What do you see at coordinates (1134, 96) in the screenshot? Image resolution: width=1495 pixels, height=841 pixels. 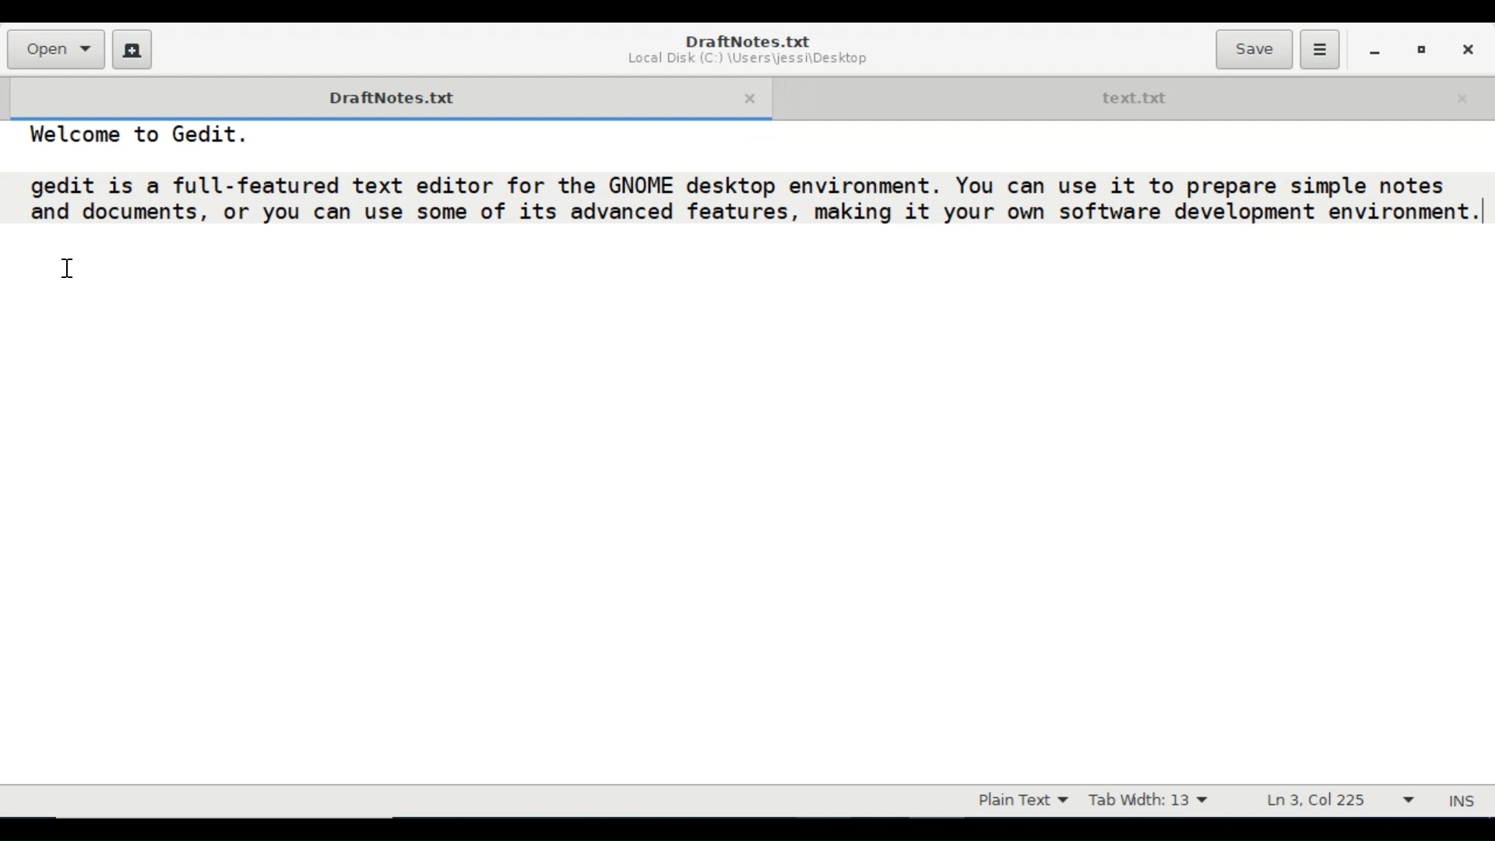 I see `Open Tab` at bounding box center [1134, 96].